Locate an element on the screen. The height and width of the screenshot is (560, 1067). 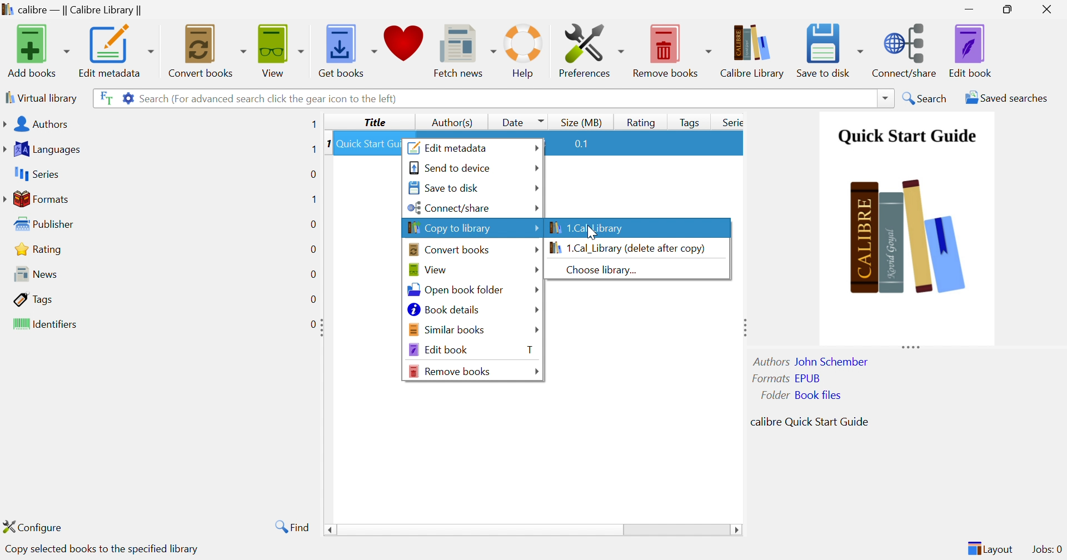
Search is located at coordinates (926, 97).